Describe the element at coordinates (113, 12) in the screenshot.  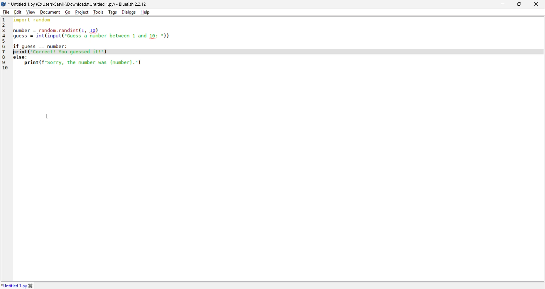
I see `tags` at that location.